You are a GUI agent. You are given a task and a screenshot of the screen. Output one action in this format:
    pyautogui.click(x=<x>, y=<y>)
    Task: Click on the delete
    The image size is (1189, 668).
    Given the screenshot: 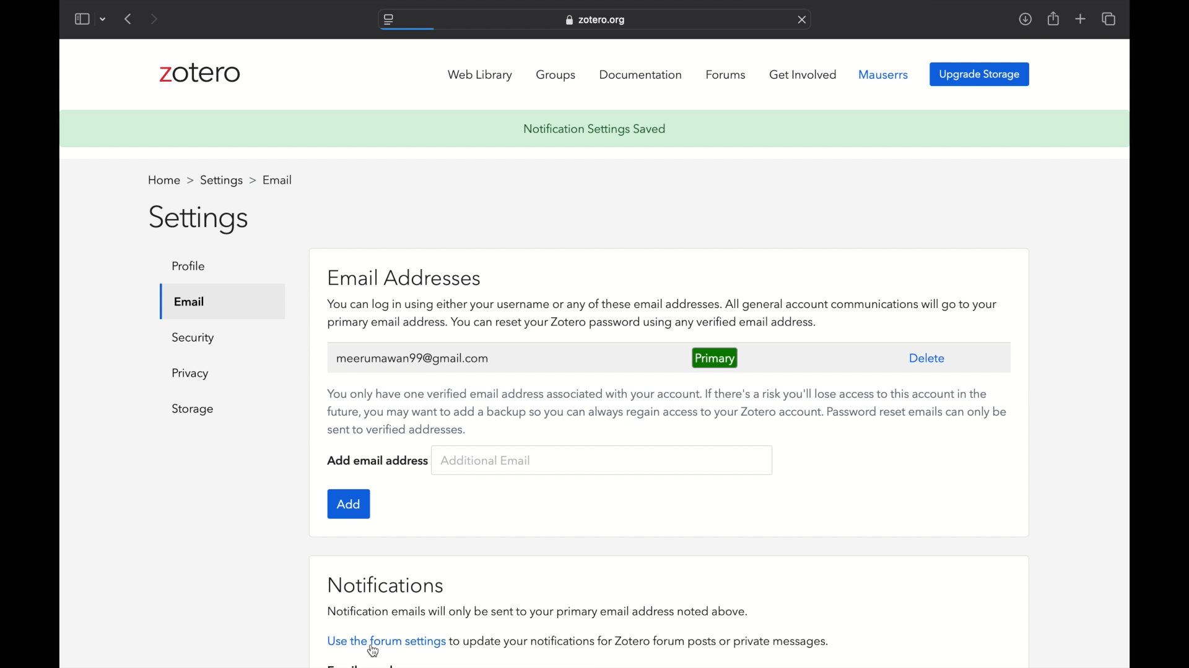 What is the action you would take?
    pyautogui.click(x=926, y=359)
    